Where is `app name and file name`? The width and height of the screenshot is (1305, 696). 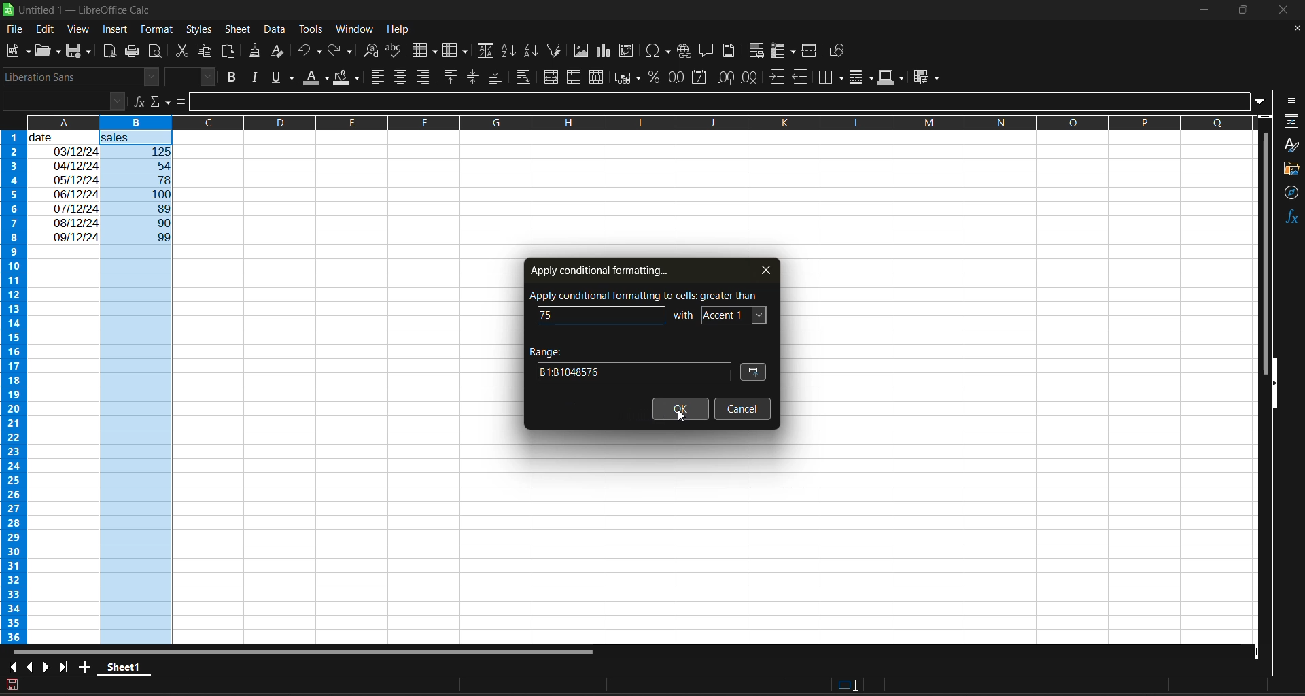 app name and file name is located at coordinates (82, 10).